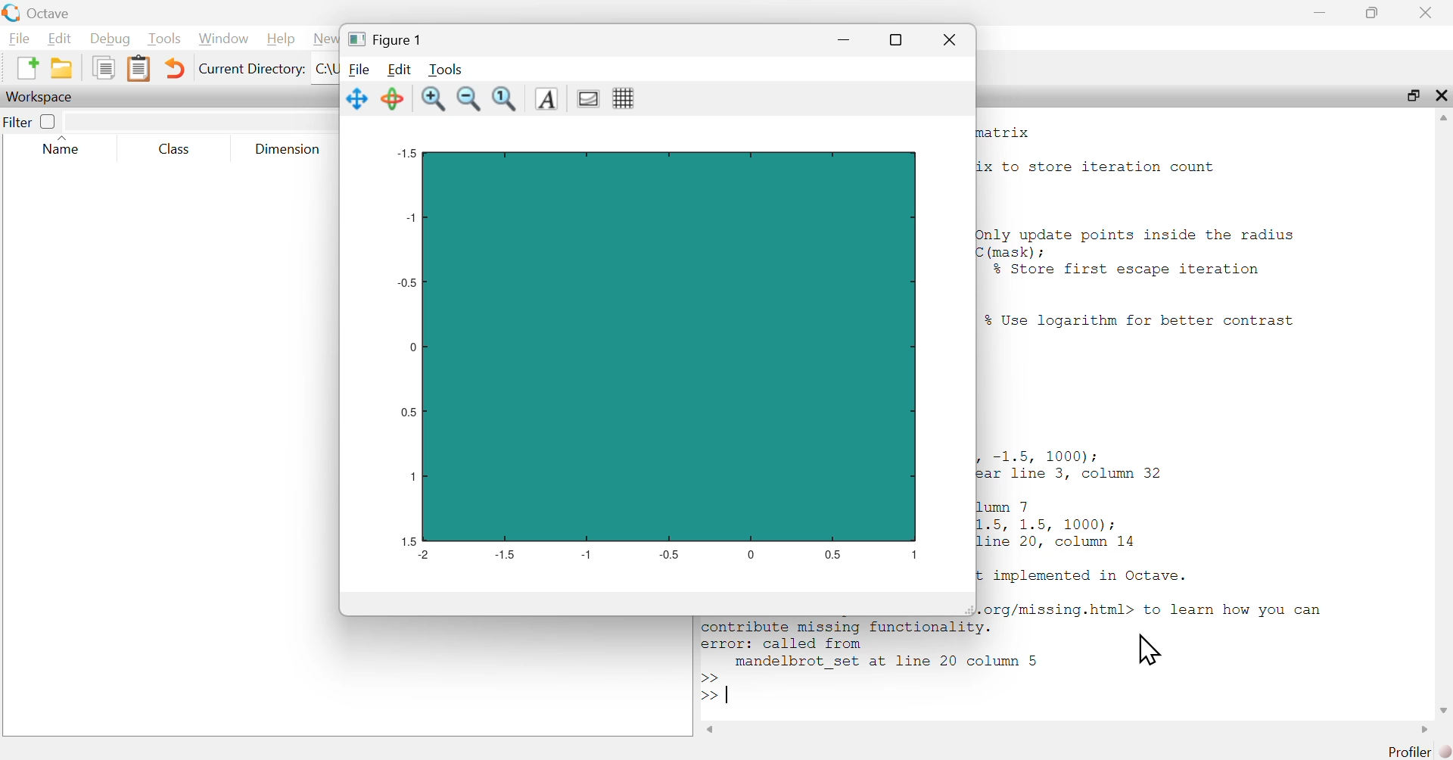  What do you see at coordinates (1421, 729) in the screenshot?
I see `Scrollbar right` at bounding box center [1421, 729].